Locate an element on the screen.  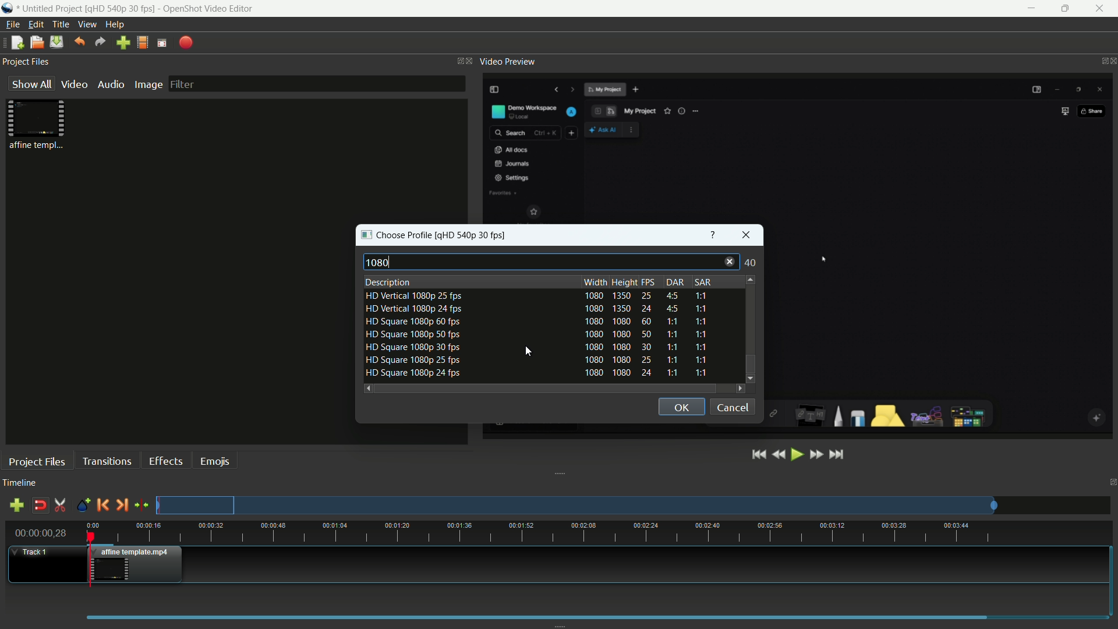
description is located at coordinates (388, 282).